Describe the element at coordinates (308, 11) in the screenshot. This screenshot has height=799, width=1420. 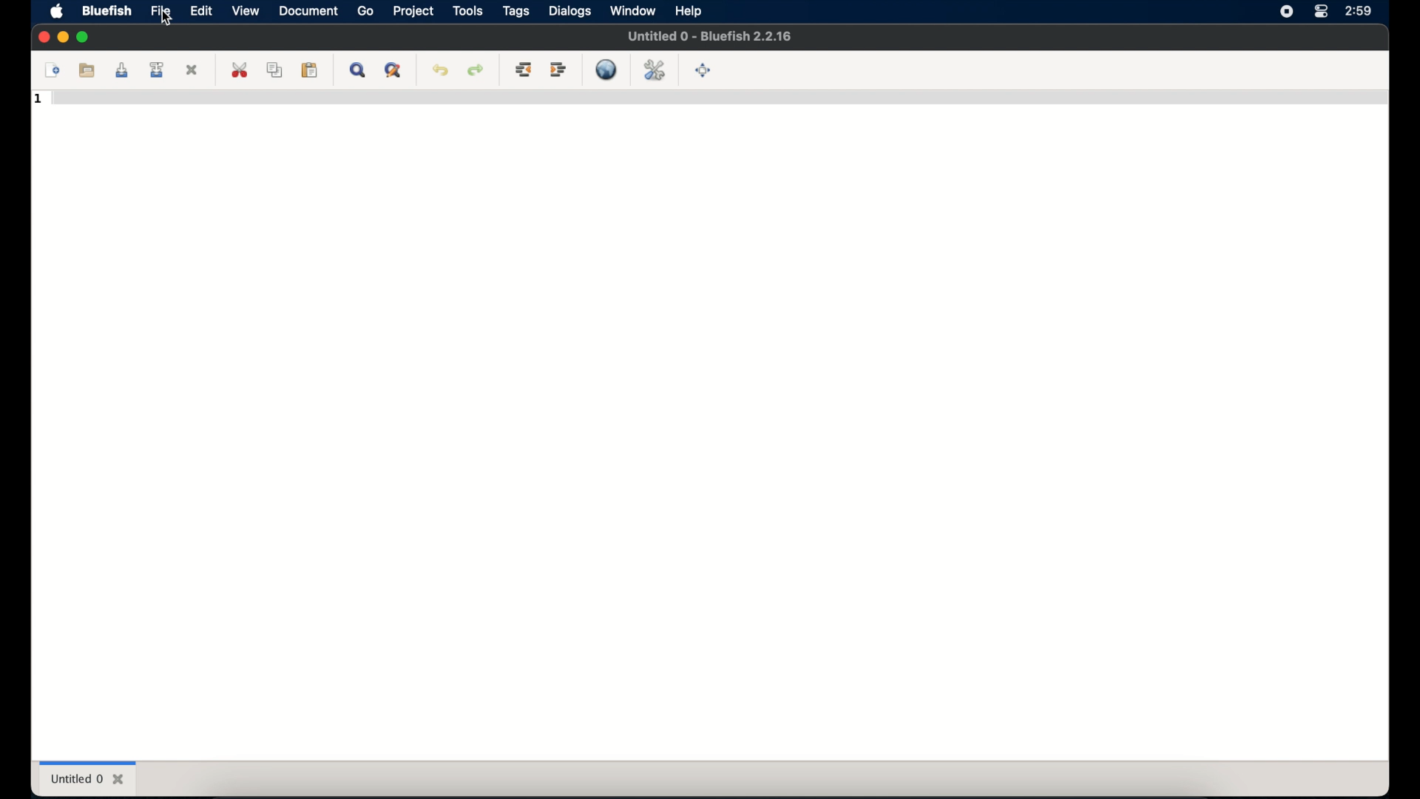
I see `document` at that location.